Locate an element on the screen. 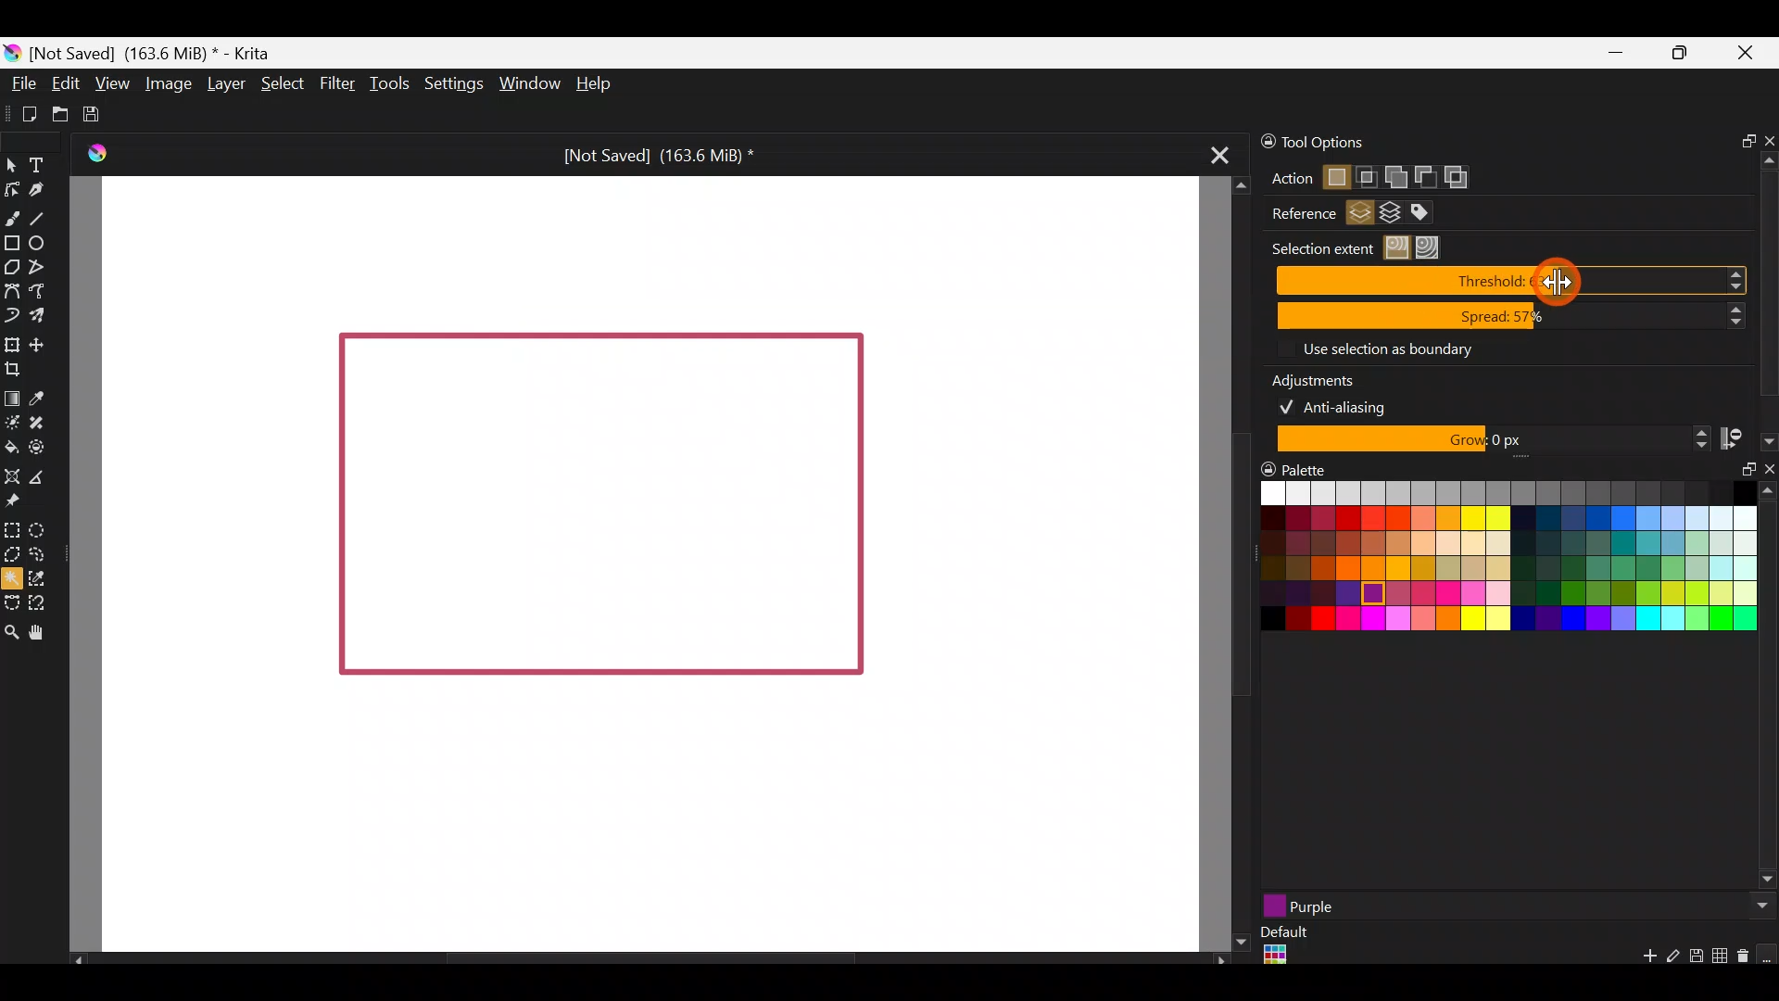 The height and width of the screenshot is (1001, 1779). Threshold is located at coordinates (1510, 283).